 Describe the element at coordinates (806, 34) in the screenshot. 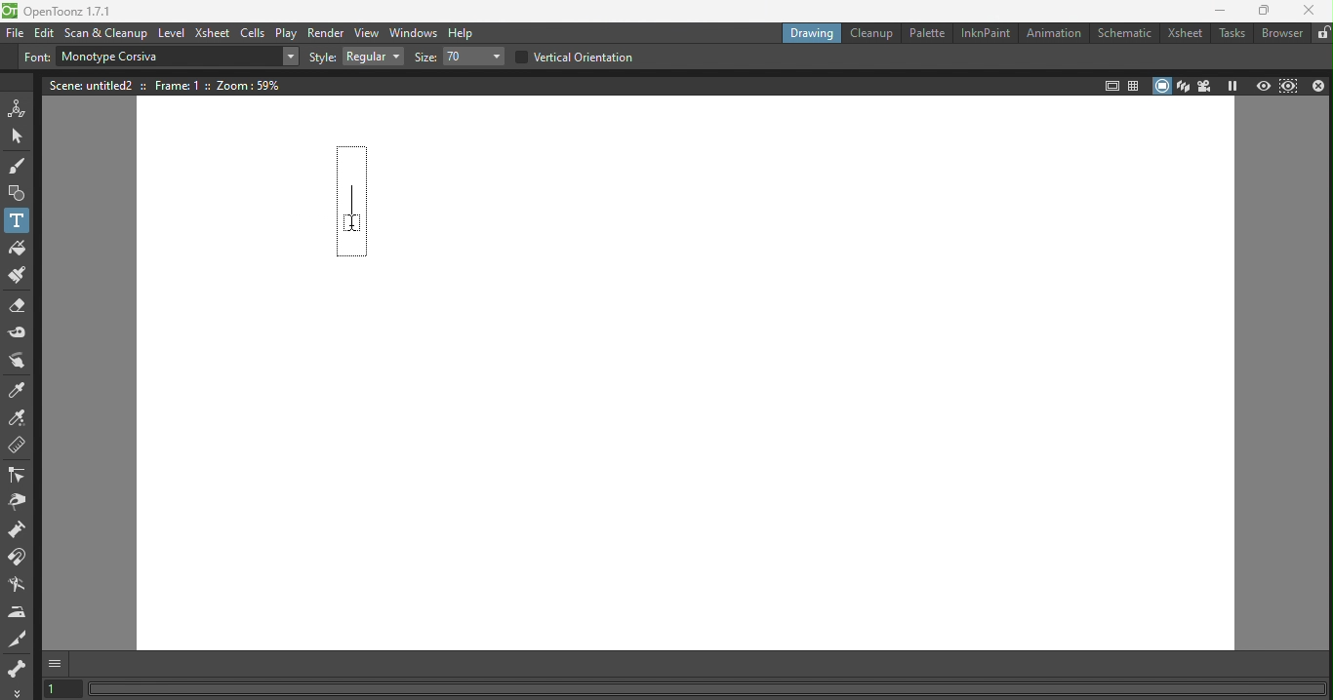

I see `Drawing` at that location.